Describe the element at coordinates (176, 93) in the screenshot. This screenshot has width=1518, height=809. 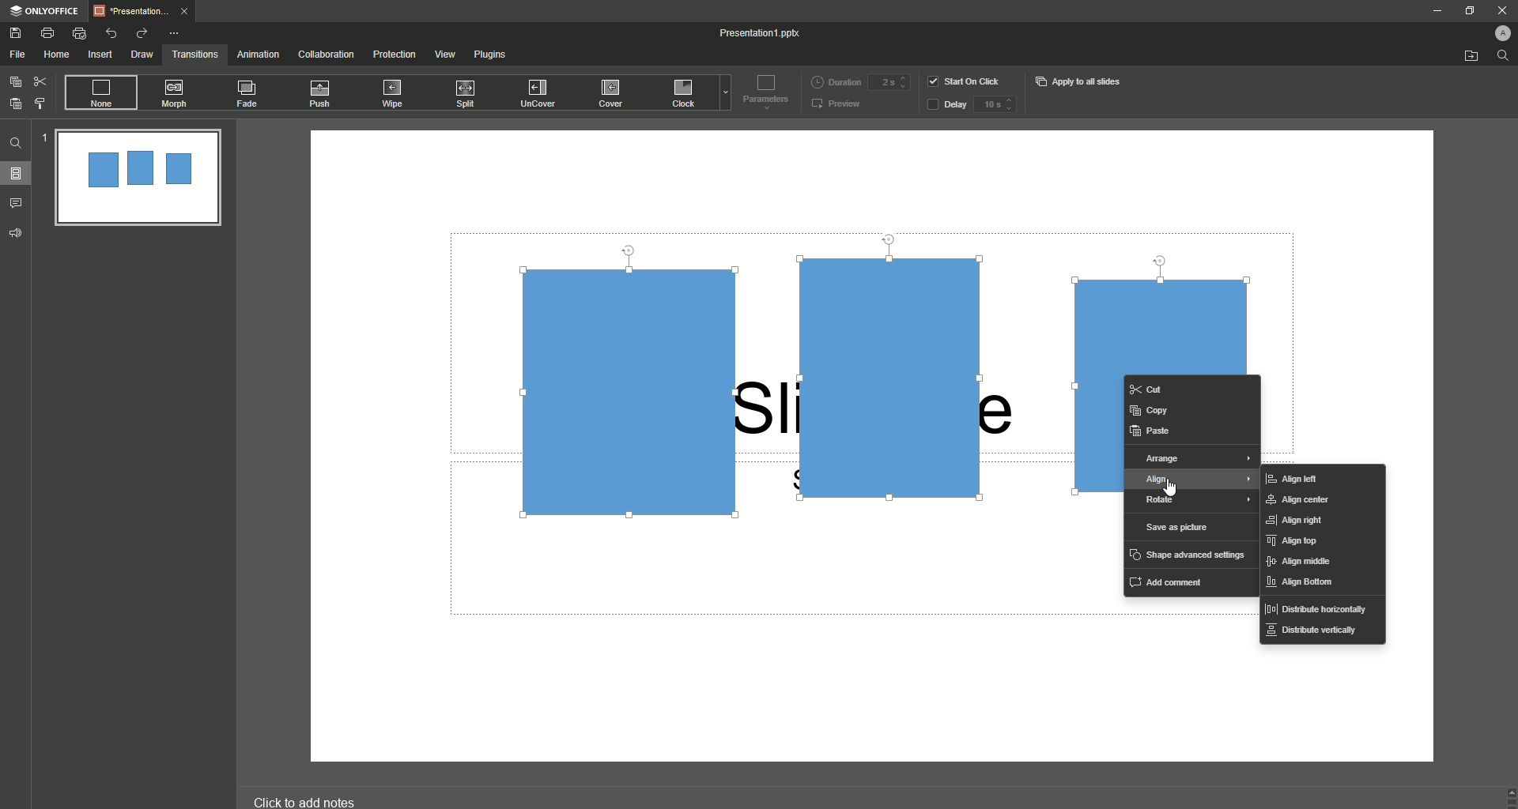
I see `Morph` at that location.